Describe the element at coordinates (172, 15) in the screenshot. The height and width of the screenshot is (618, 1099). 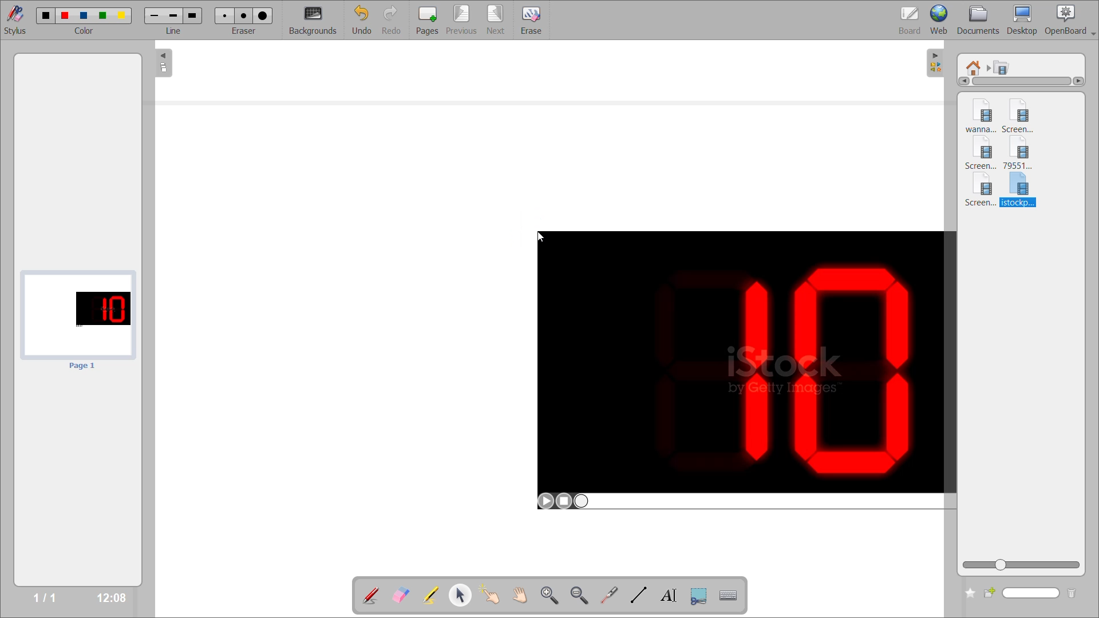
I see `Meduim line` at that location.